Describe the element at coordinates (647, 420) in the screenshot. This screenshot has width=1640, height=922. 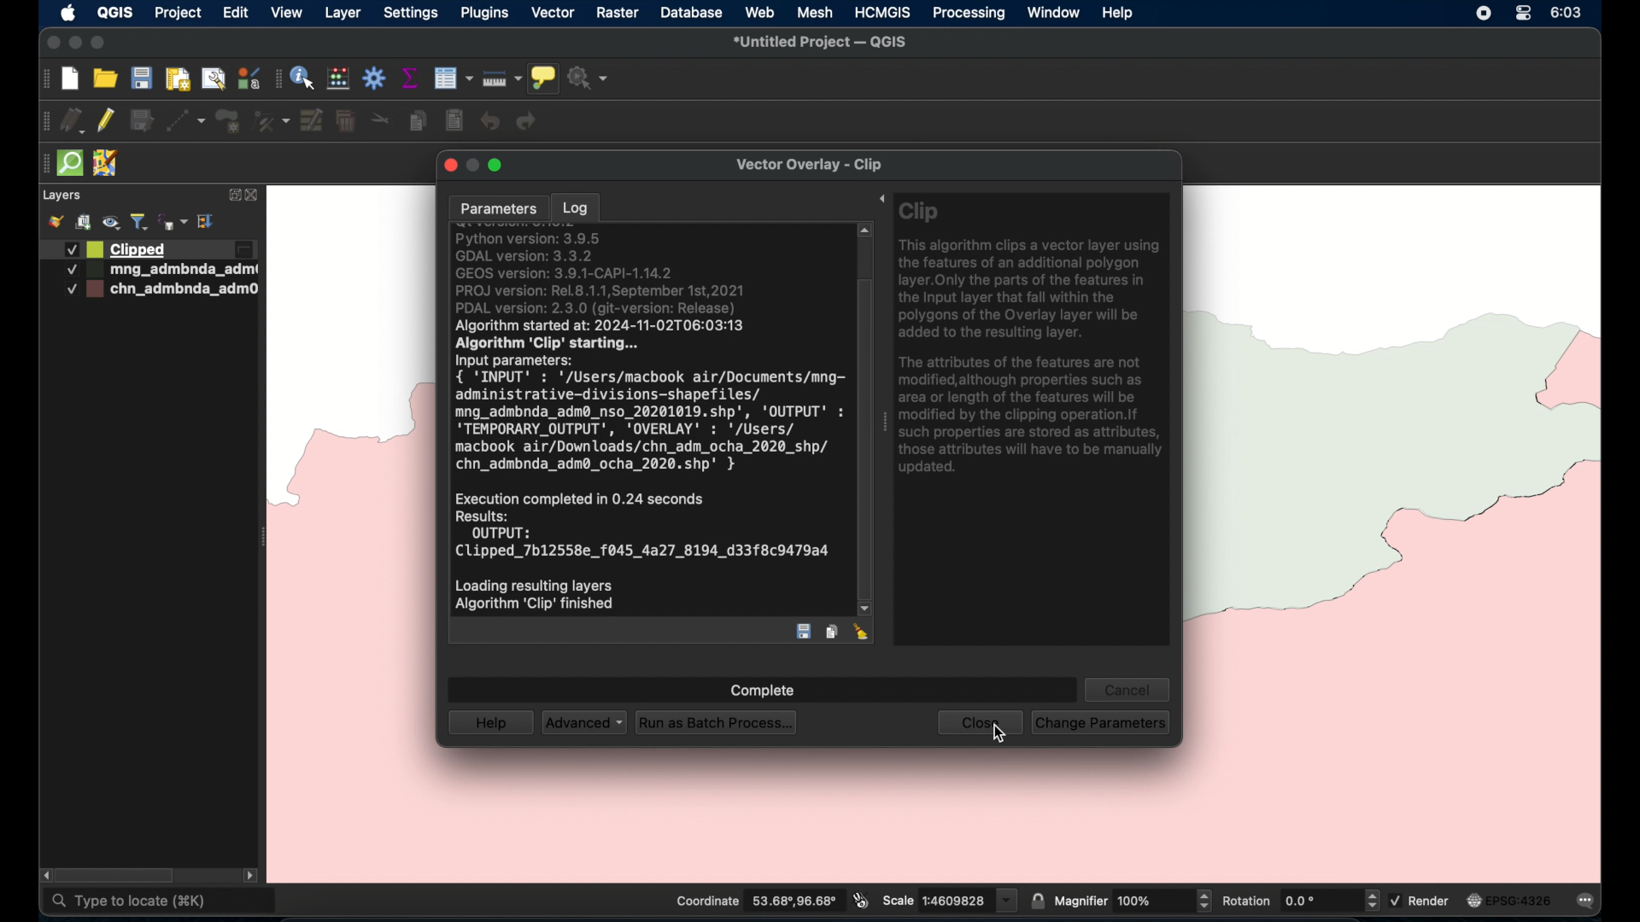
I see `log entry` at that location.